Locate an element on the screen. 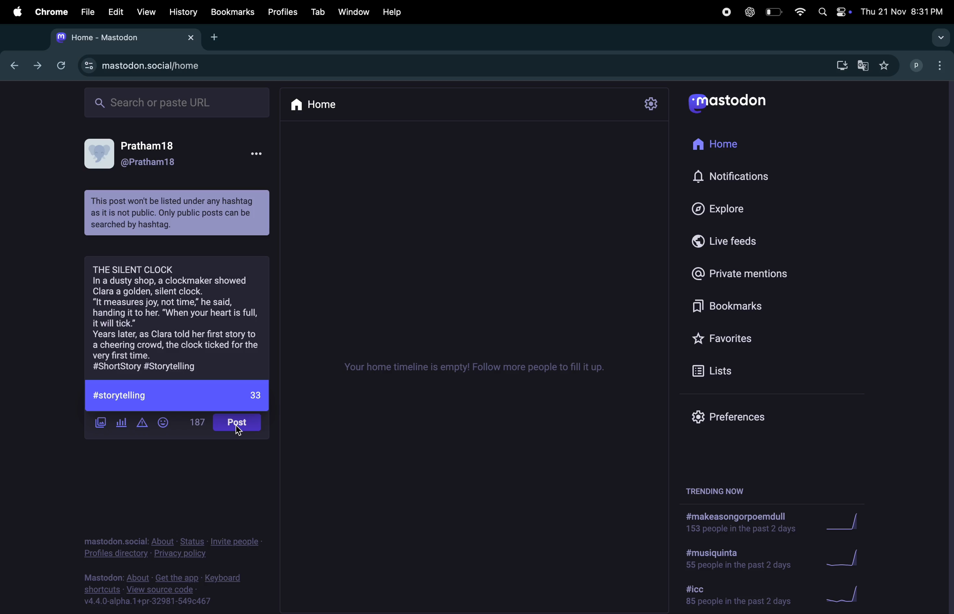  history is located at coordinates (182, 12).